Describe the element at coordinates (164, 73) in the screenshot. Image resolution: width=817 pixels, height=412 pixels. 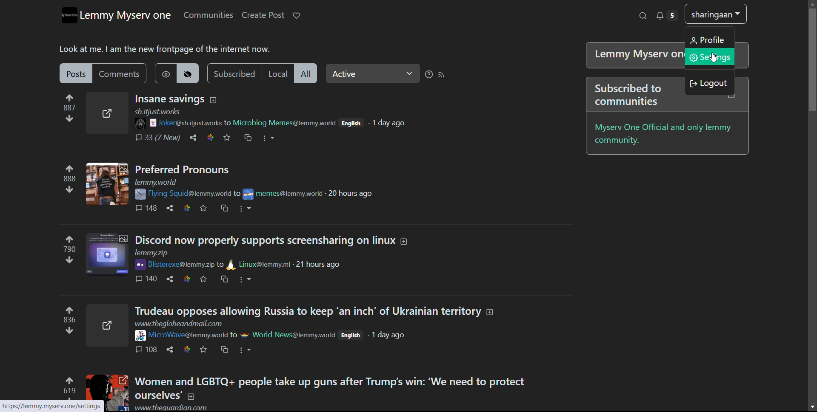
I see `show hidden post` at that location.